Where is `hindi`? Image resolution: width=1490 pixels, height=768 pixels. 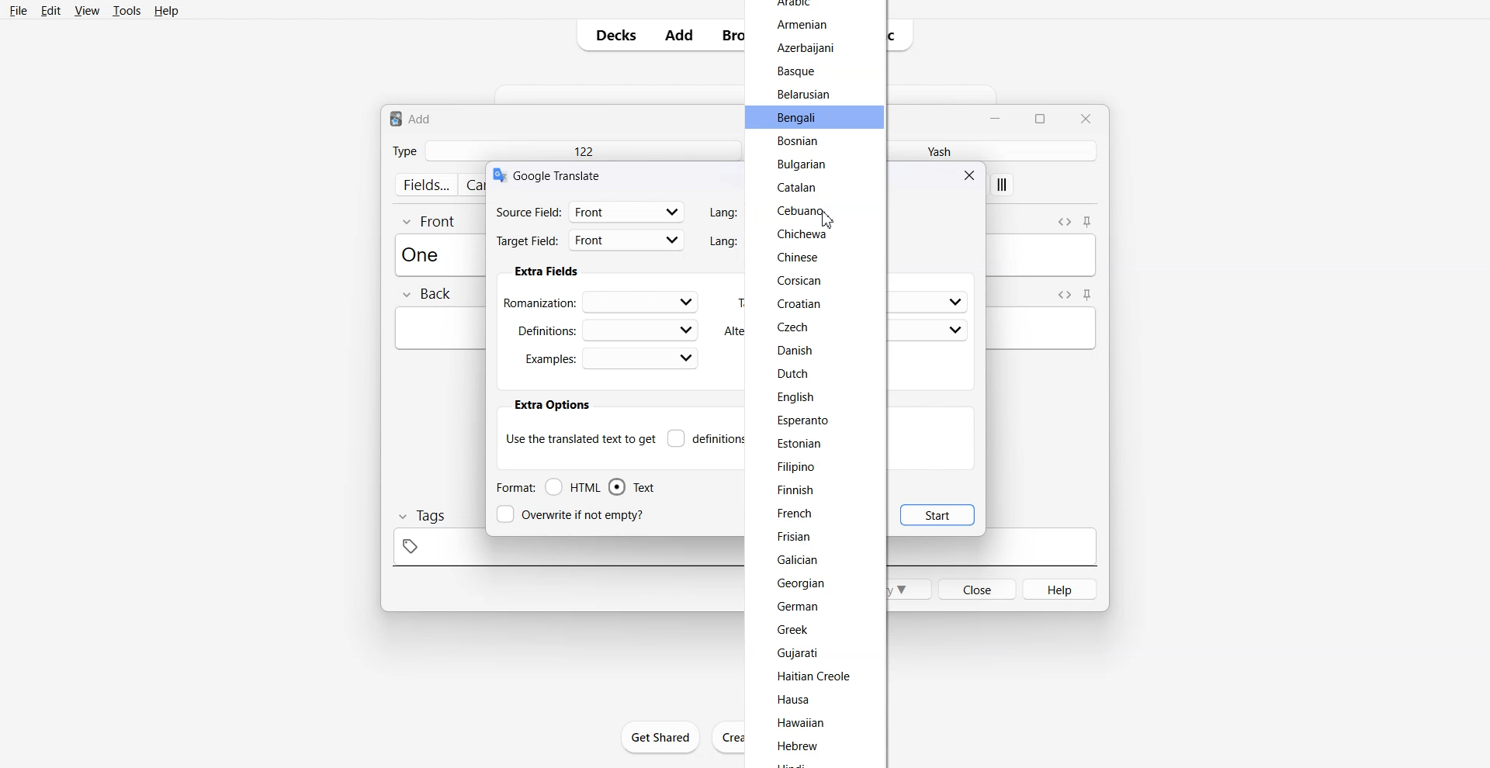 hindi is located at coordinates (794, 763).